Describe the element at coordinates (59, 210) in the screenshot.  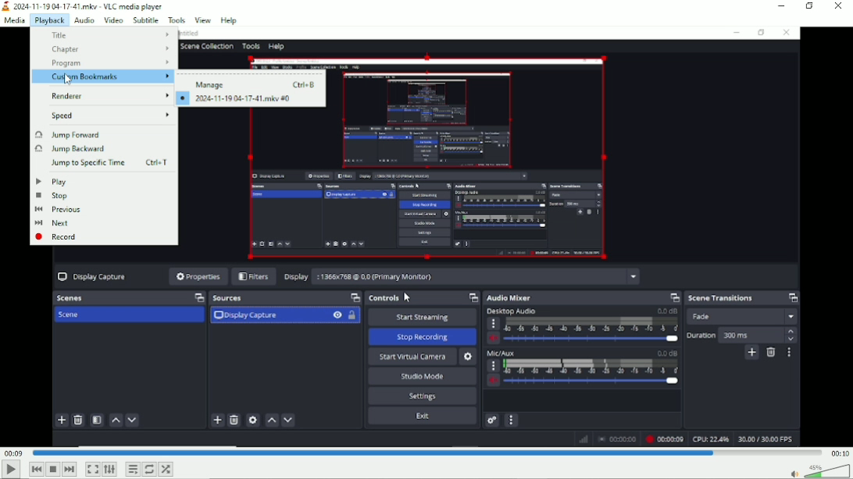
I see `Previous` at that location.